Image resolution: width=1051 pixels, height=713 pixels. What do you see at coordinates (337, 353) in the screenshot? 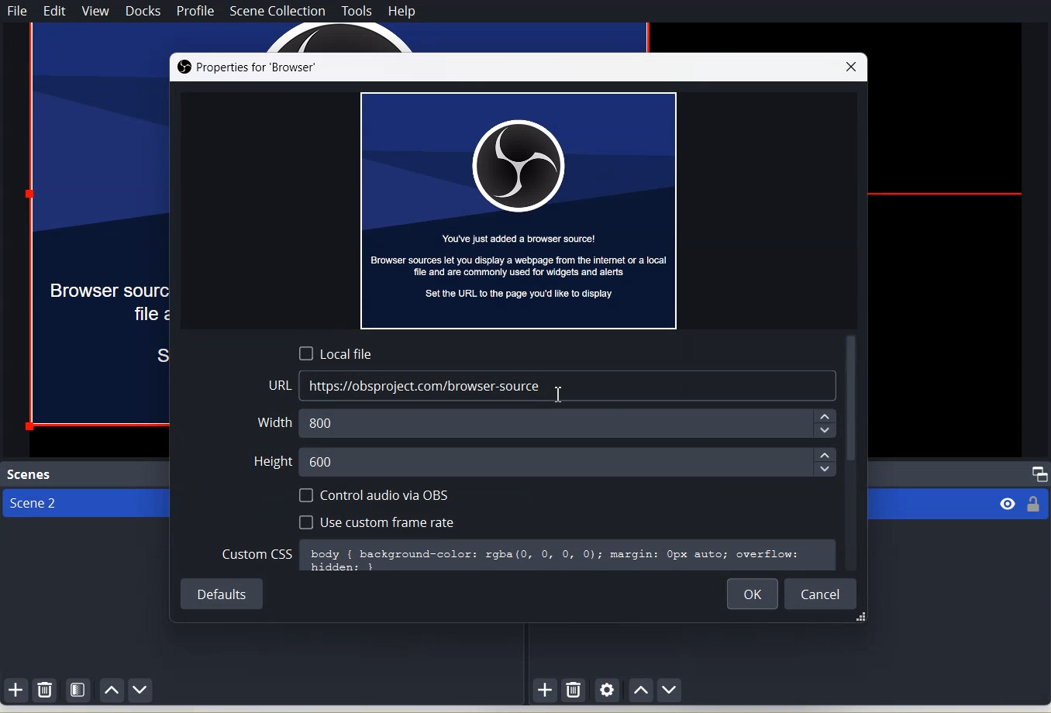
I see `Local File` at bounding box center [337, 353].